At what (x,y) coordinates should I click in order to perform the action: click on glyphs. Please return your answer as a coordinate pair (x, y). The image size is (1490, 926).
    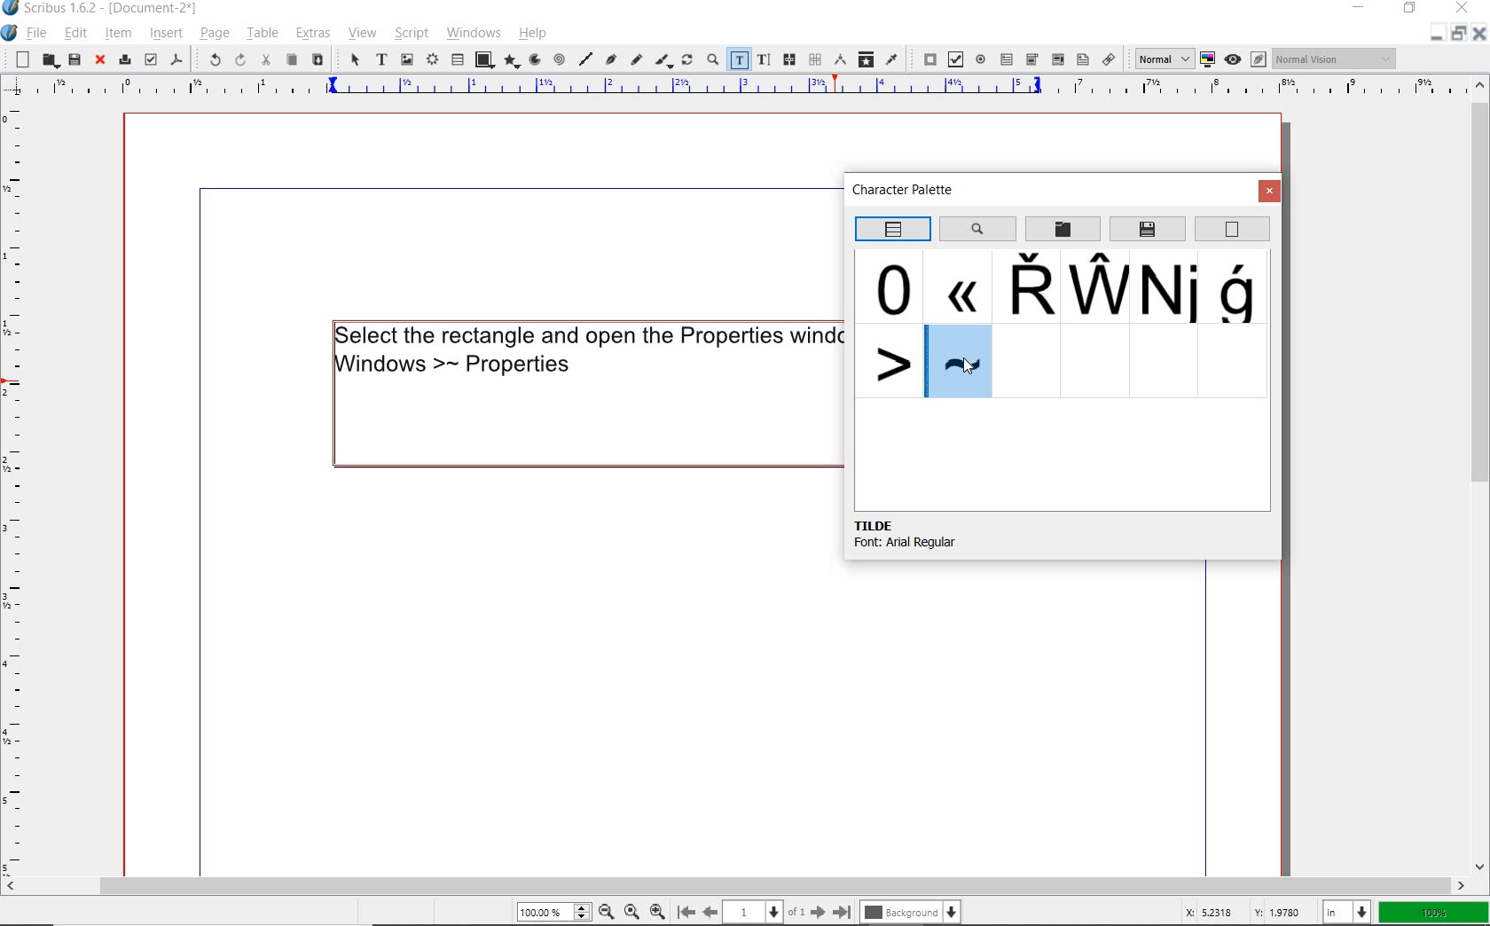
    Looking at the image, I should click on (1170, 288).